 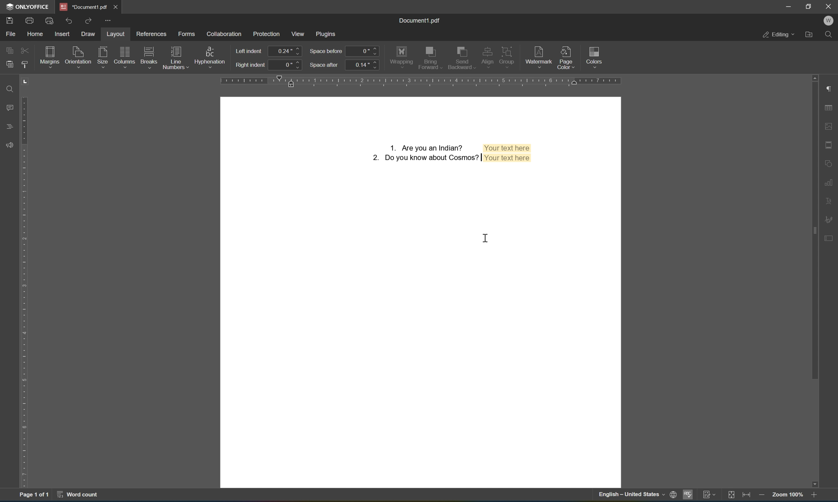 What do you see at coordinates (830, 145) in the screenshot?
I see `header & footer settings` at bounding box center [830, 145].